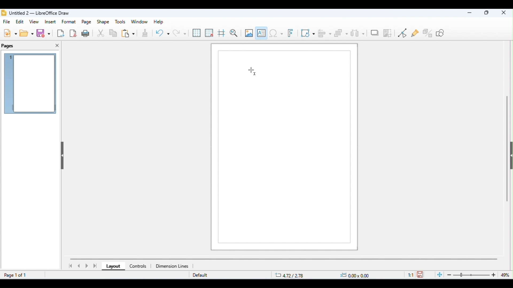  What do you see at coordinates (57, 46) in the screenshot?
I see `close` at bounding box center [57, 46].